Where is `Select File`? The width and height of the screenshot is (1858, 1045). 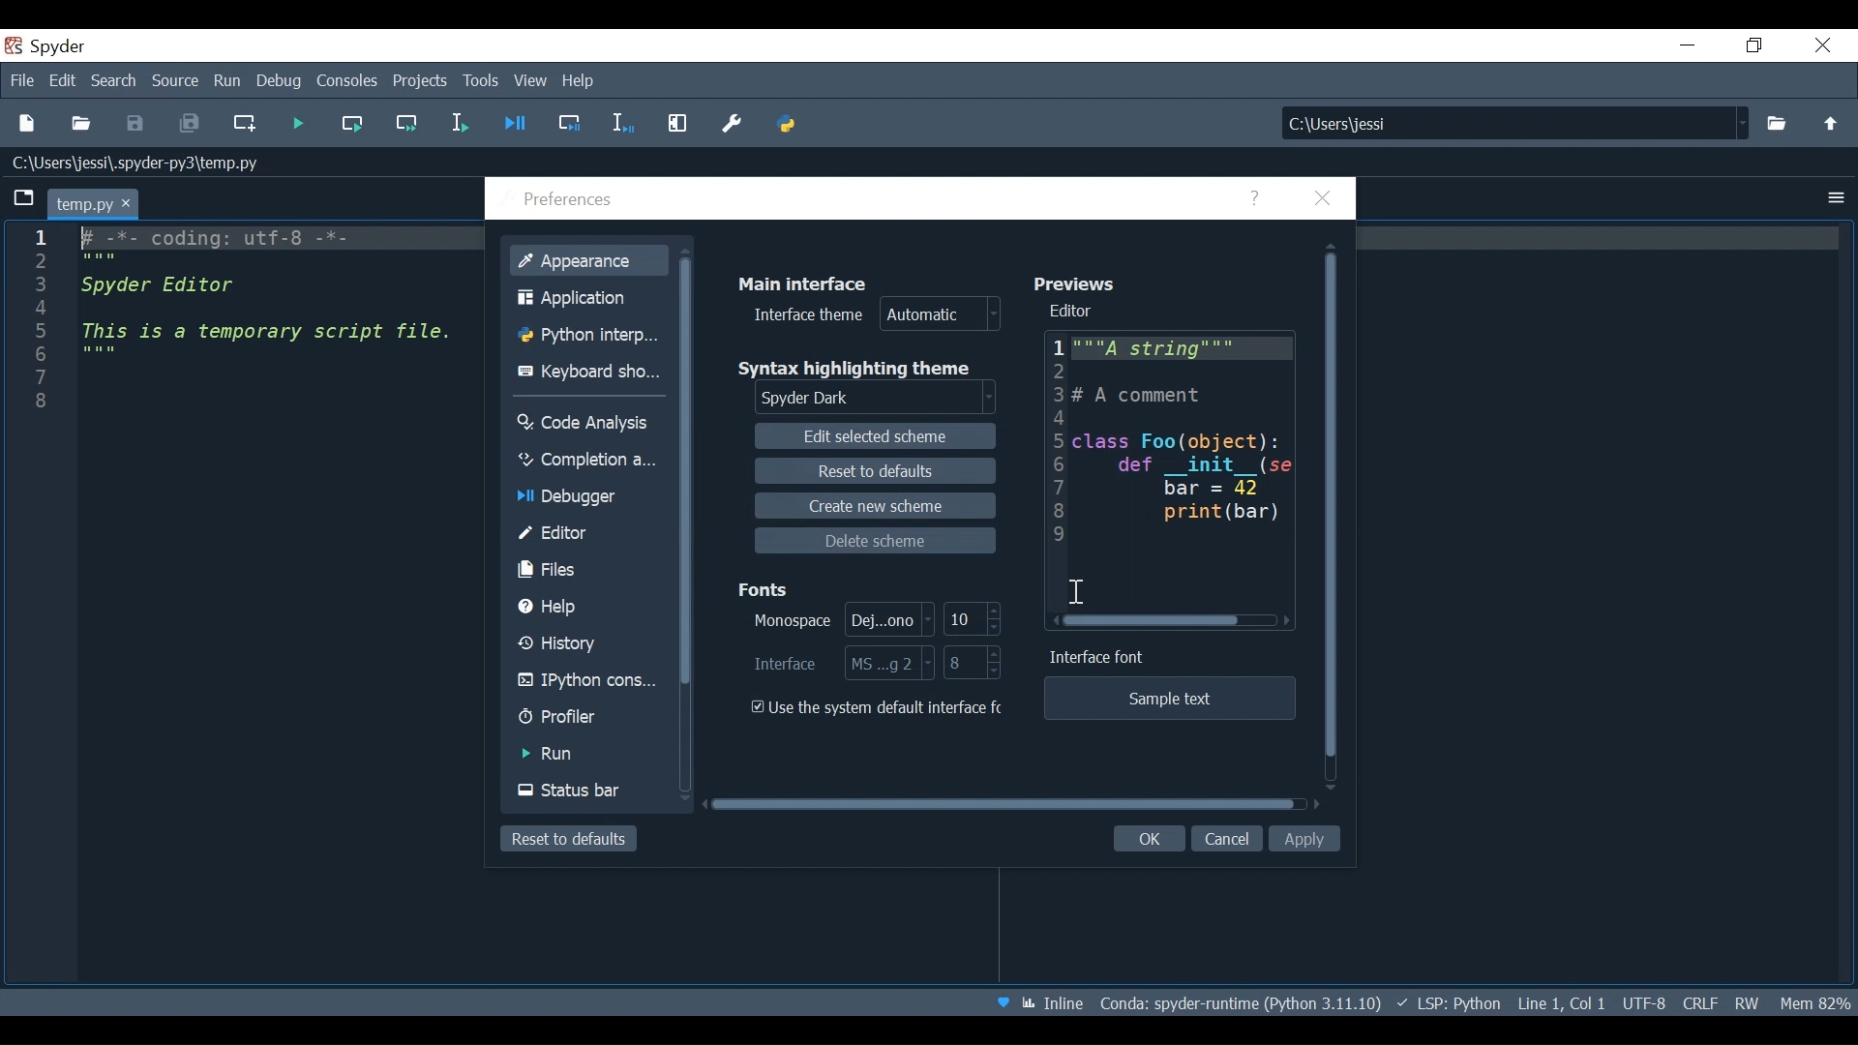 Select File is located at coordinates (1775, 122).